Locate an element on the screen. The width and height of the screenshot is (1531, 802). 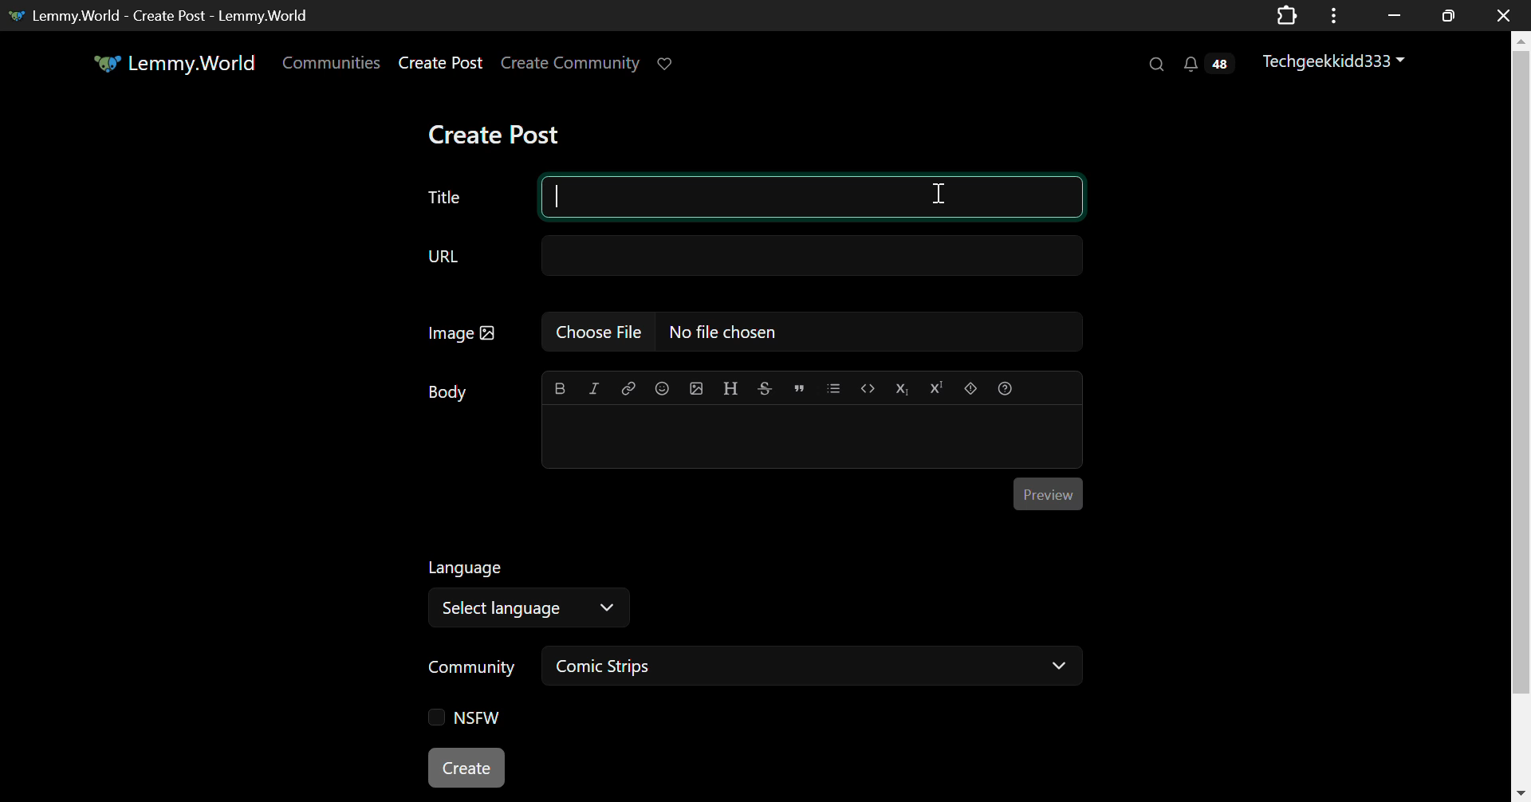
spoiler is located at coordinates (968, 387).